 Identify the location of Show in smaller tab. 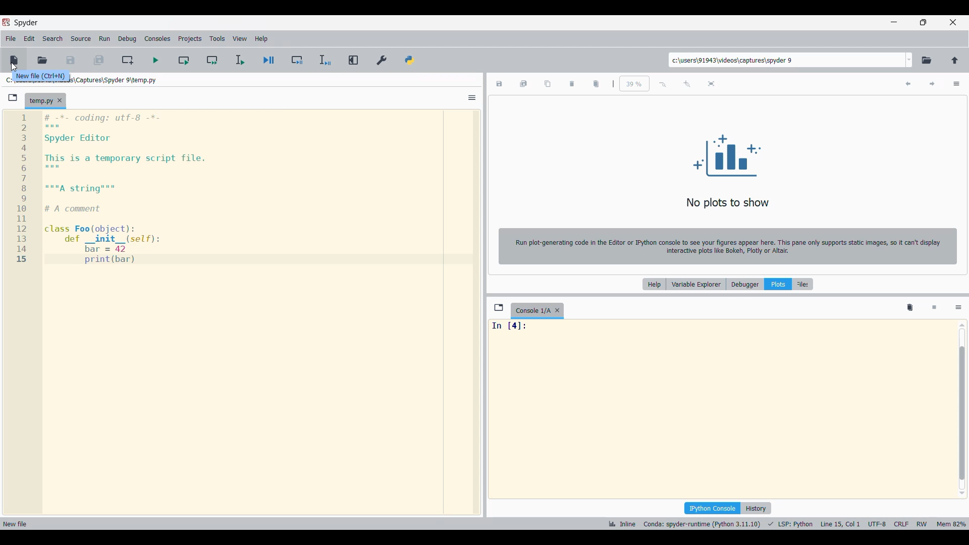
(924, 23).